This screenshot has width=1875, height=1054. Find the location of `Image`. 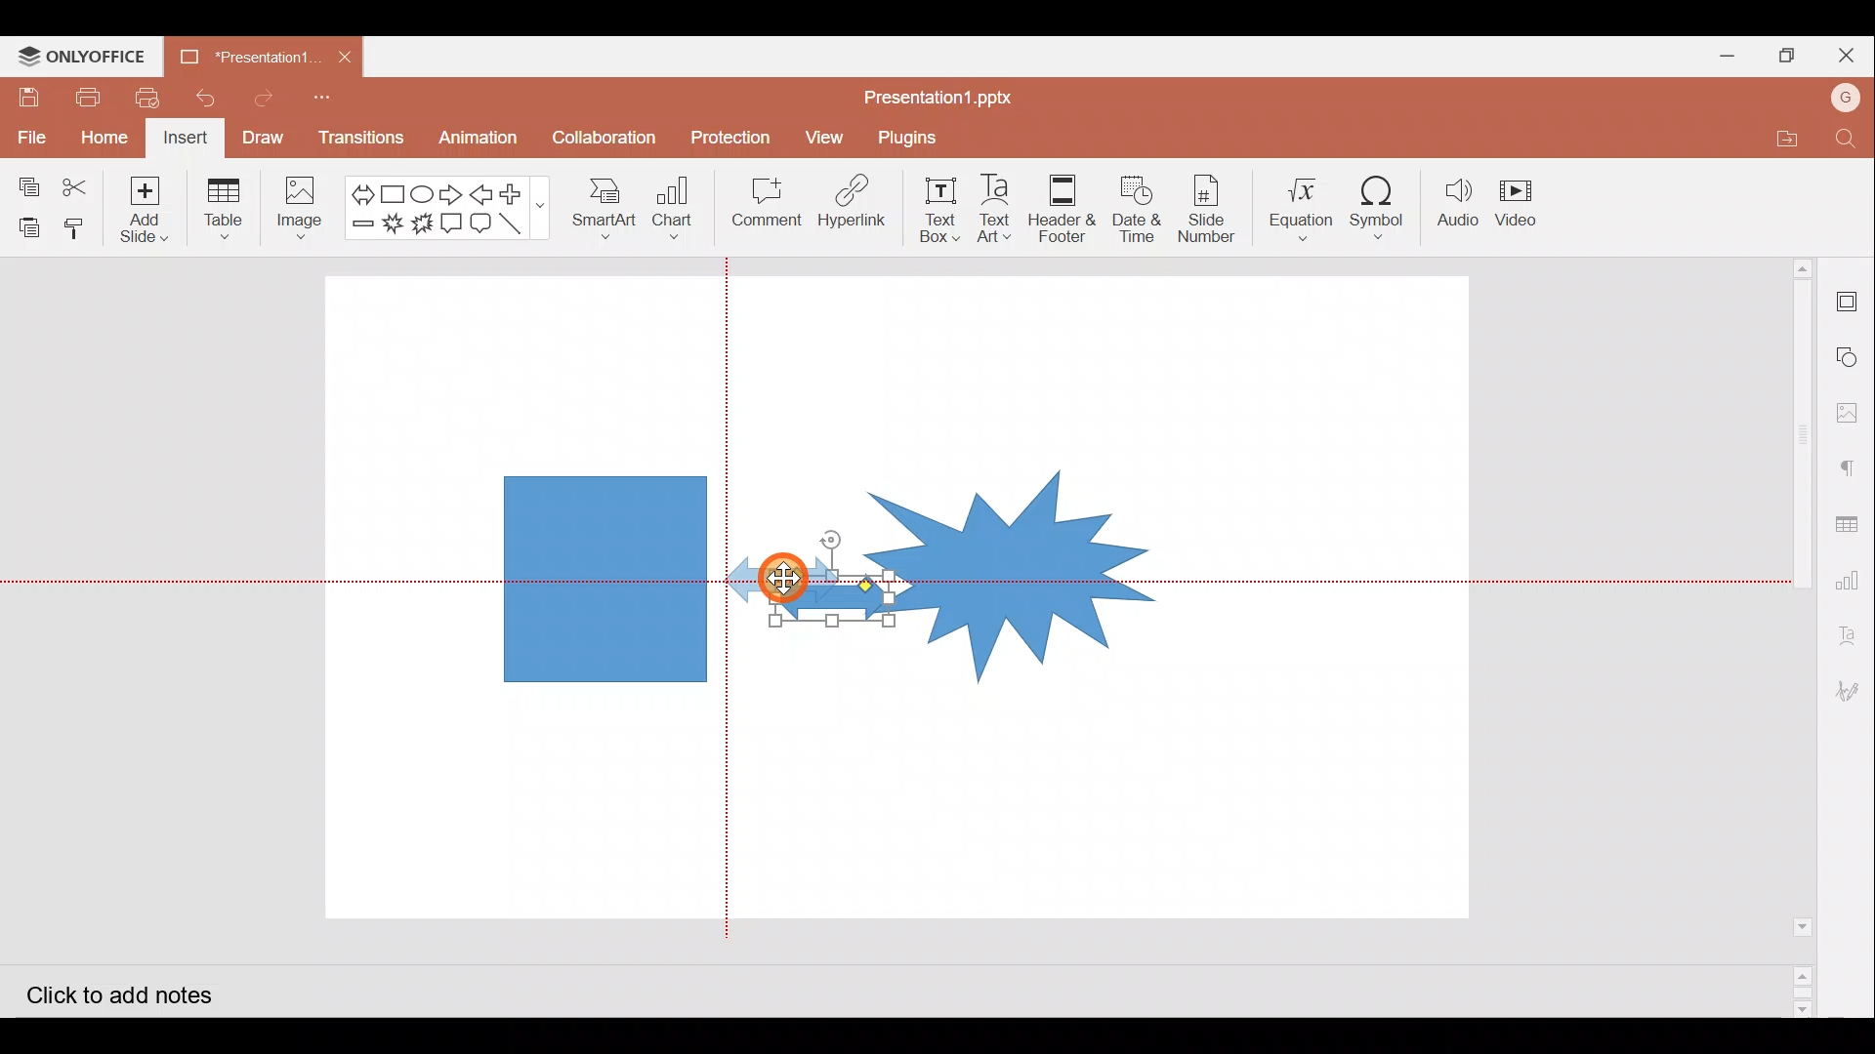

Image is located at coordinates (300, 206).